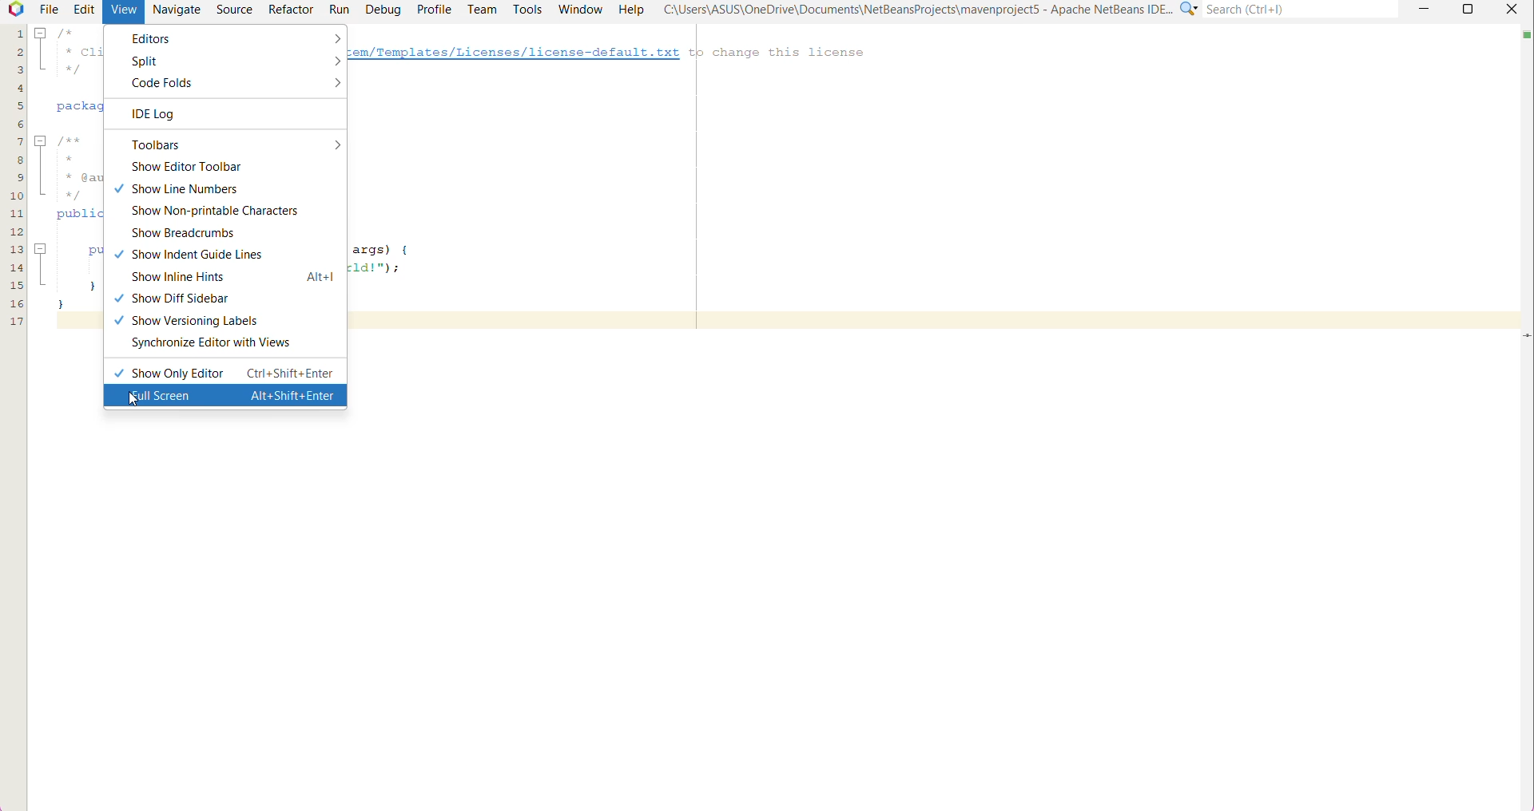 The height and width of the screenshot is (811, 1534). I want to click on Show Editor Toolbar, so click(193, 168).